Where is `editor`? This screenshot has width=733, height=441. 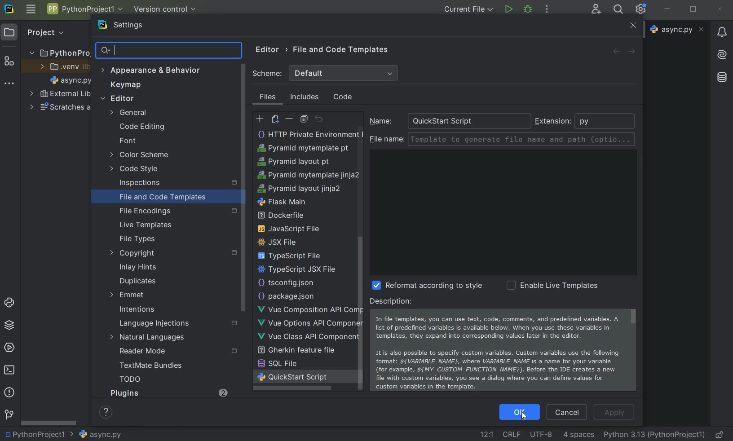
editor is located at coordinates (268, 50).